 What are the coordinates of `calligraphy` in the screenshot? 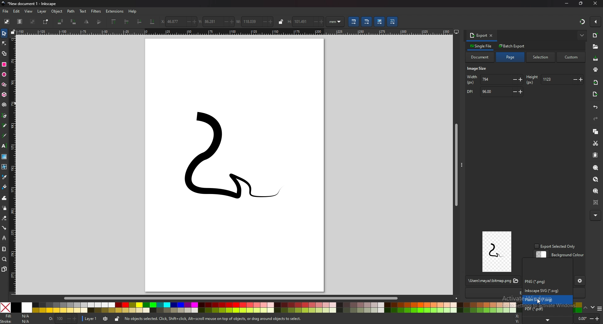 It's located at (4, 135).